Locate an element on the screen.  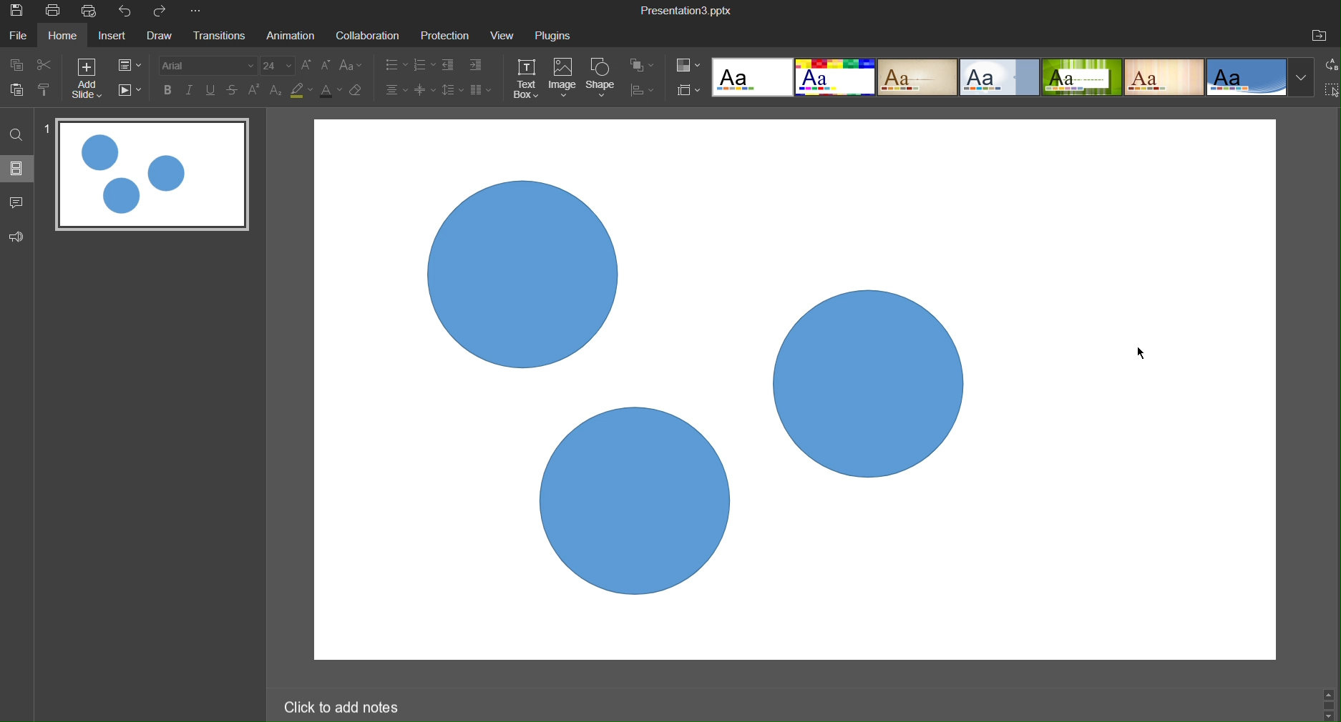
Protection is located at coordinates (447, 36).